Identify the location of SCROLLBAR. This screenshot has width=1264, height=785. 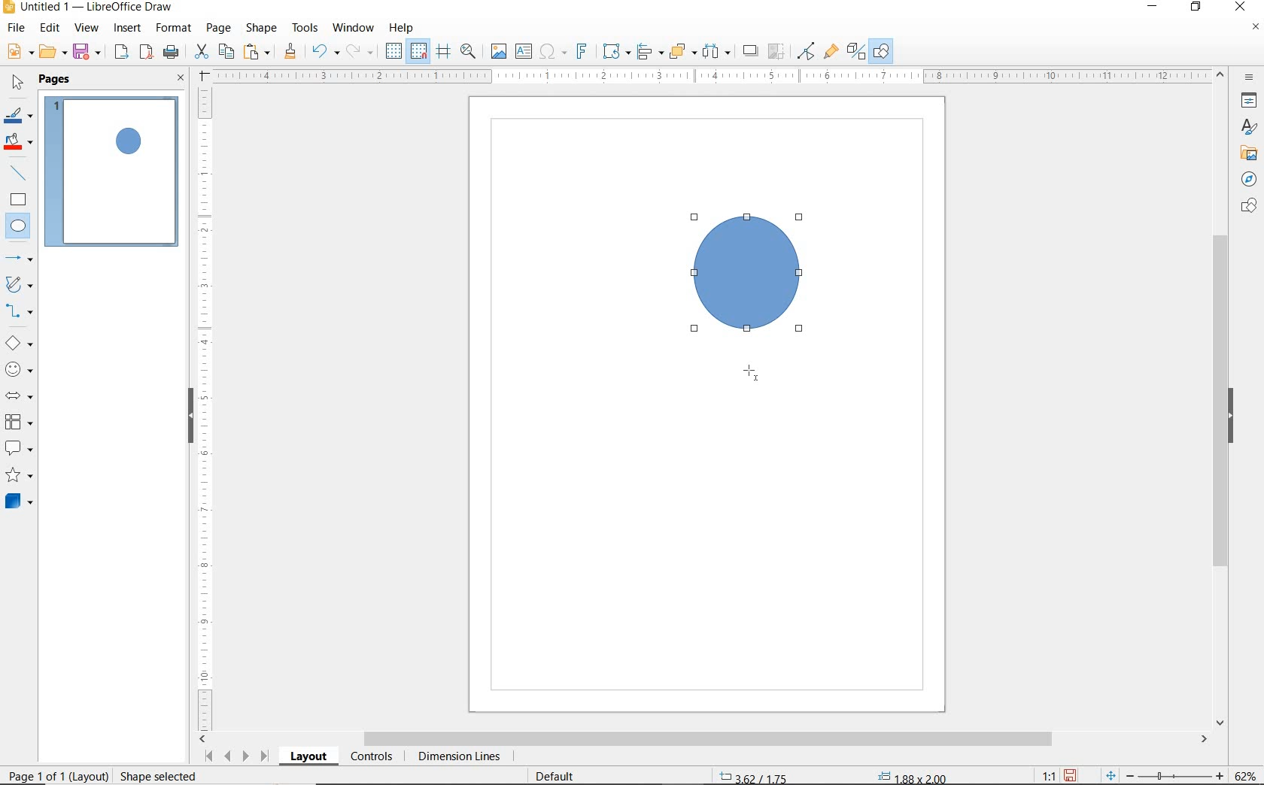
(1220, 399).